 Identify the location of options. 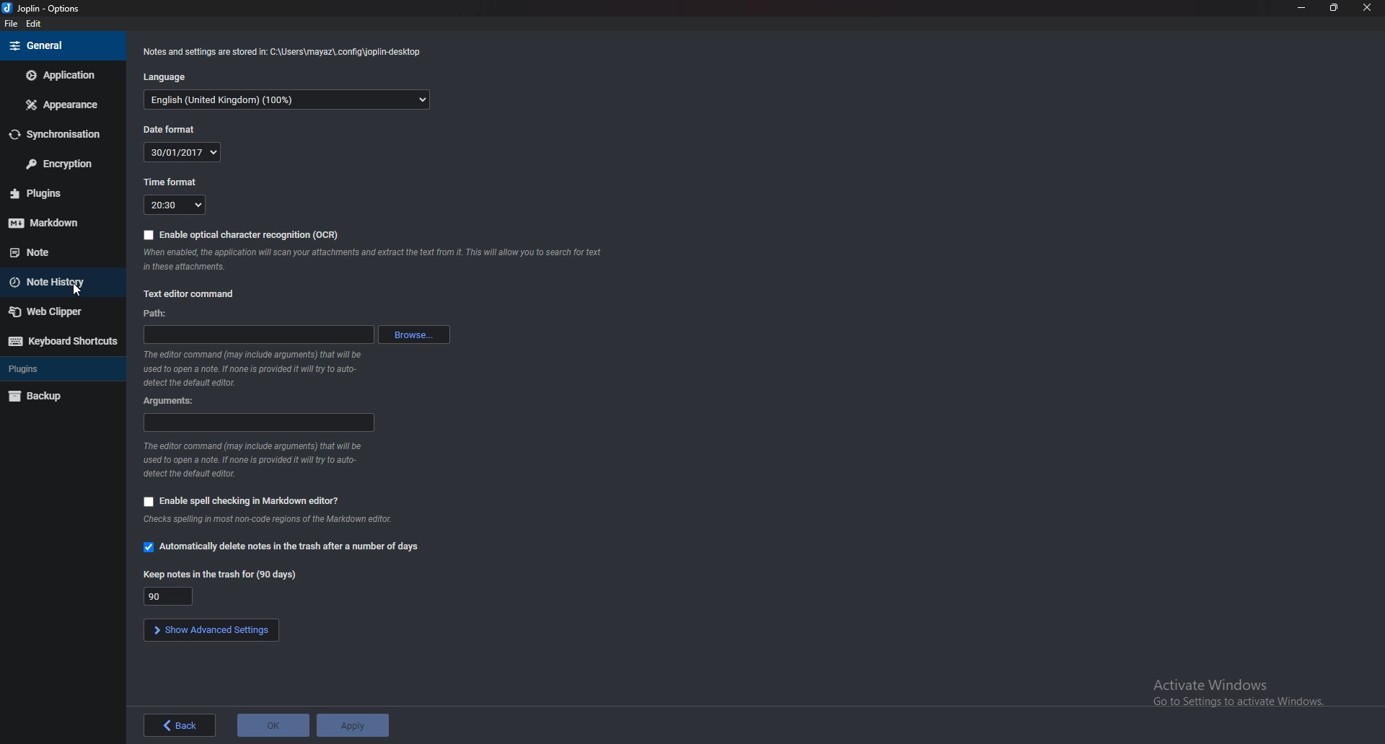
(46, 8).